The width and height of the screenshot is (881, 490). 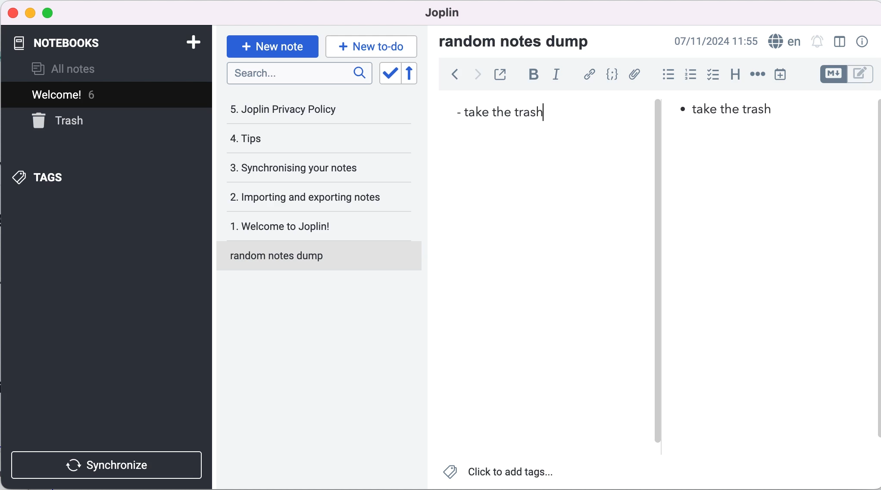 I want to click on take the trash, so click(x=502, y=111).